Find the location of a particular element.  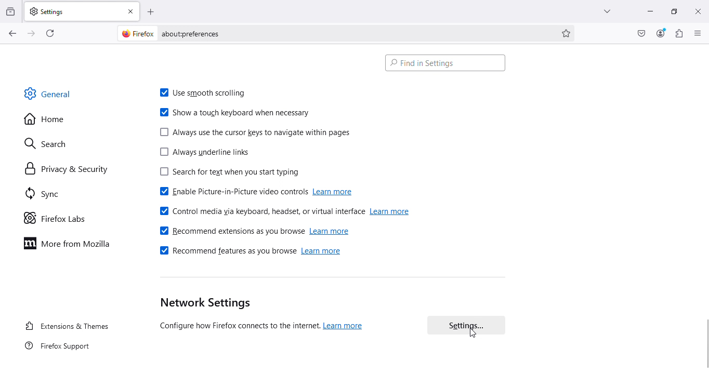

Search for text when you start typing is located at coordinates (226, 173).